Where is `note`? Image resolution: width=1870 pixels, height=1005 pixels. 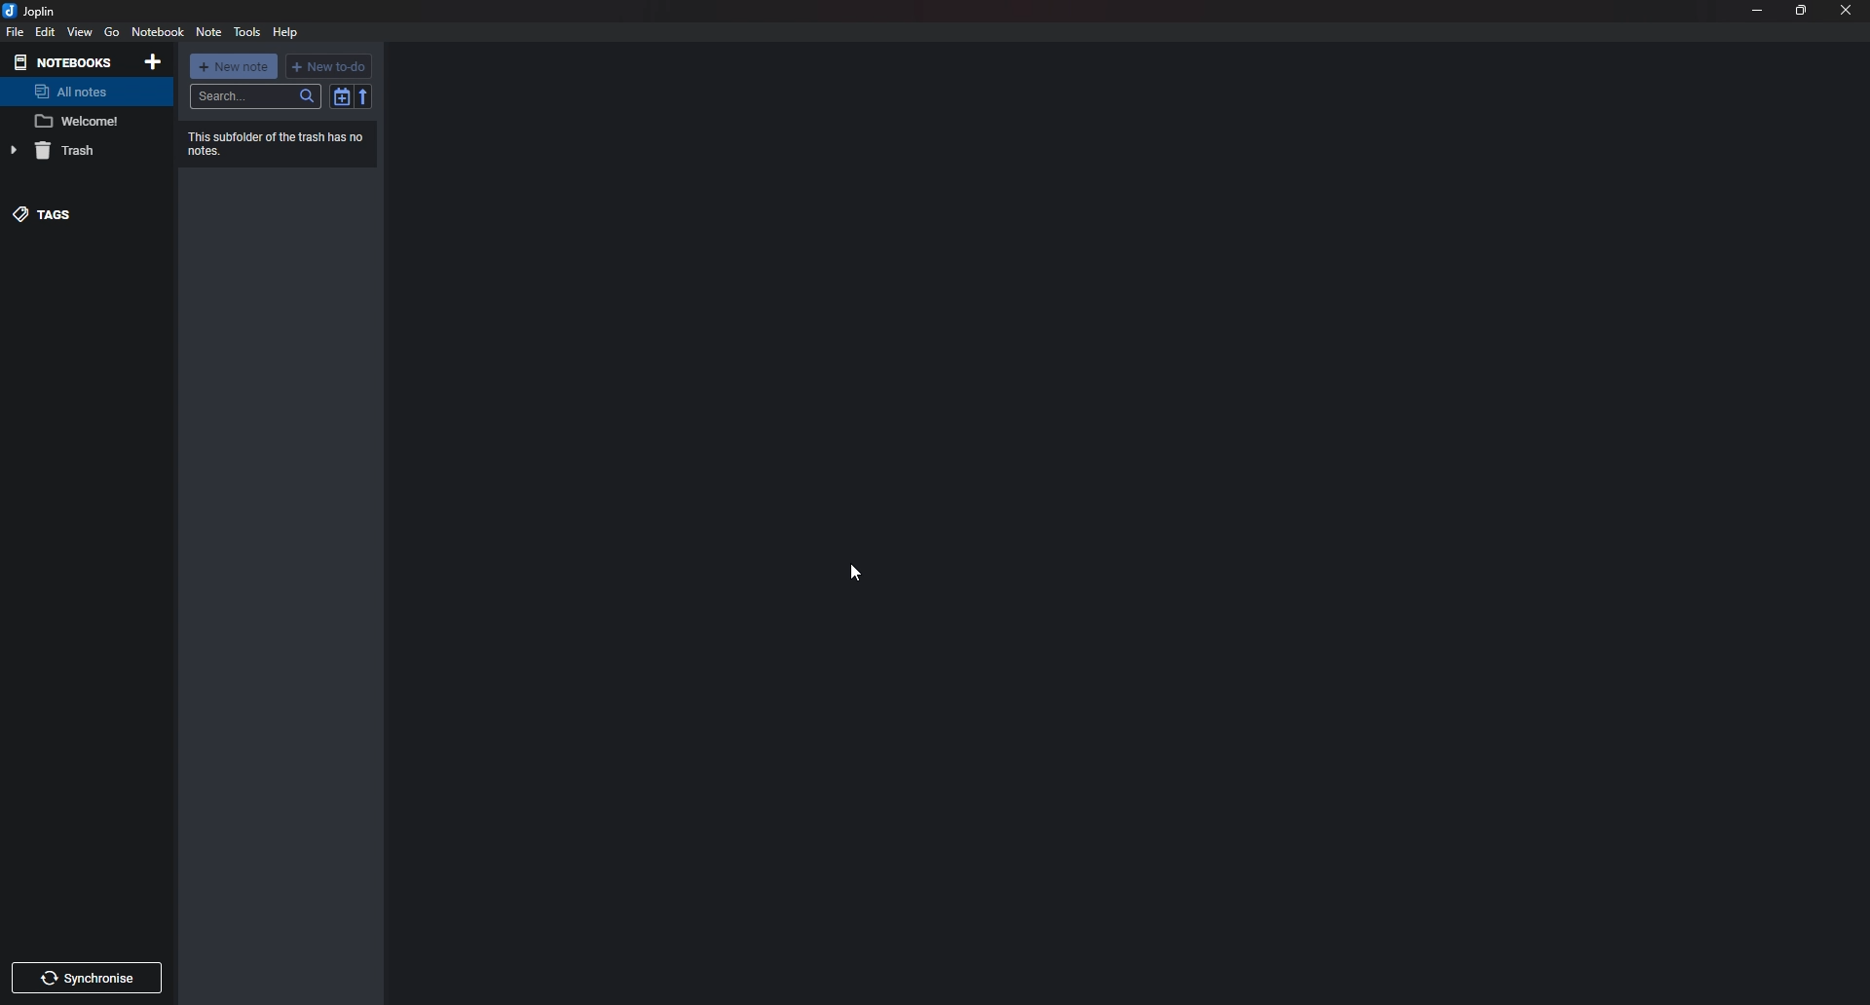 note is located at coordinates (209, 34).